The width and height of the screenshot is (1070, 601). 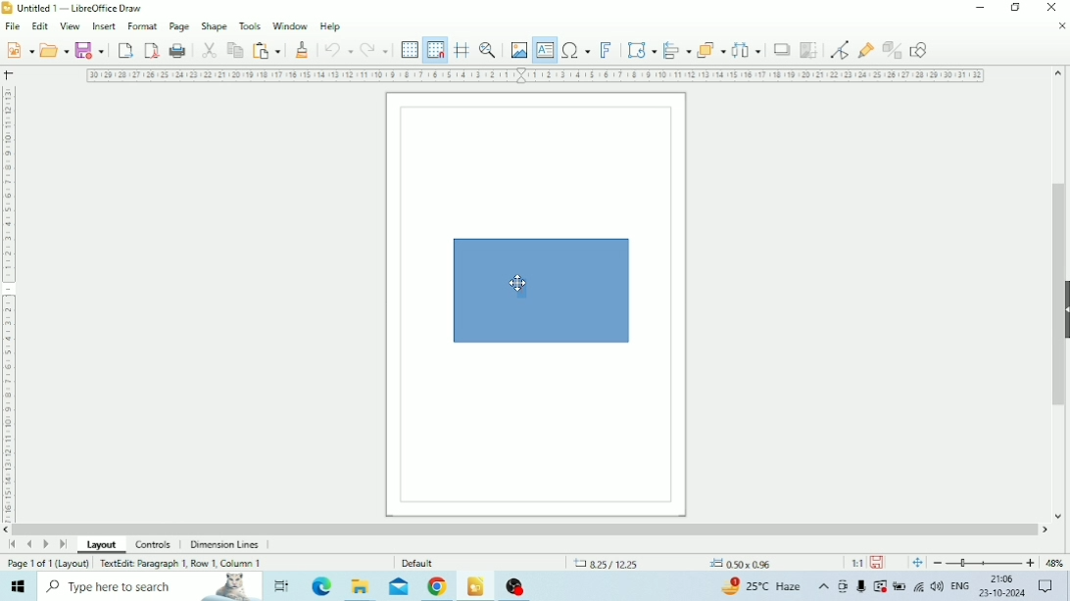 What do you see at coordinates (676, 50) in the screenshot?
I see `Align objects` at bounding box center [676, 50].